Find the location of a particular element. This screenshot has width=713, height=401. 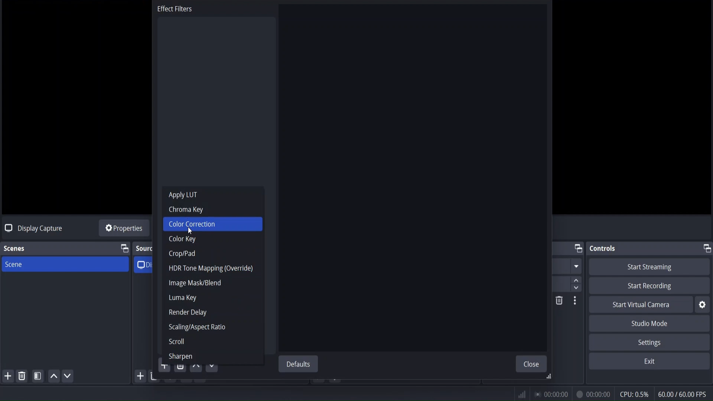

hdr tone mapping(override) is located at coordinates (210, 268).